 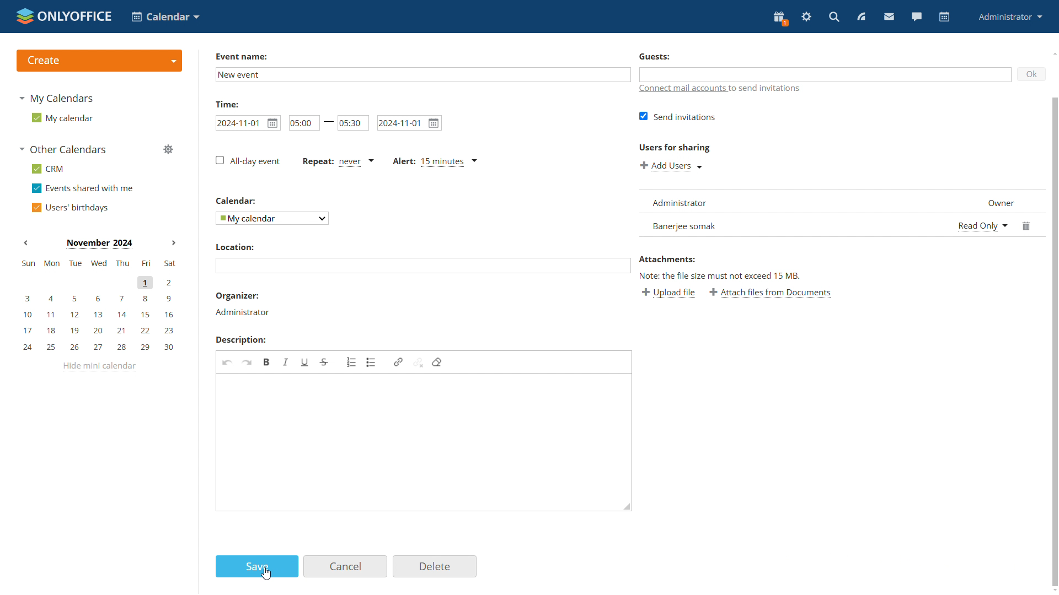 I want to click on Calendar, so click(x=234, y=201).